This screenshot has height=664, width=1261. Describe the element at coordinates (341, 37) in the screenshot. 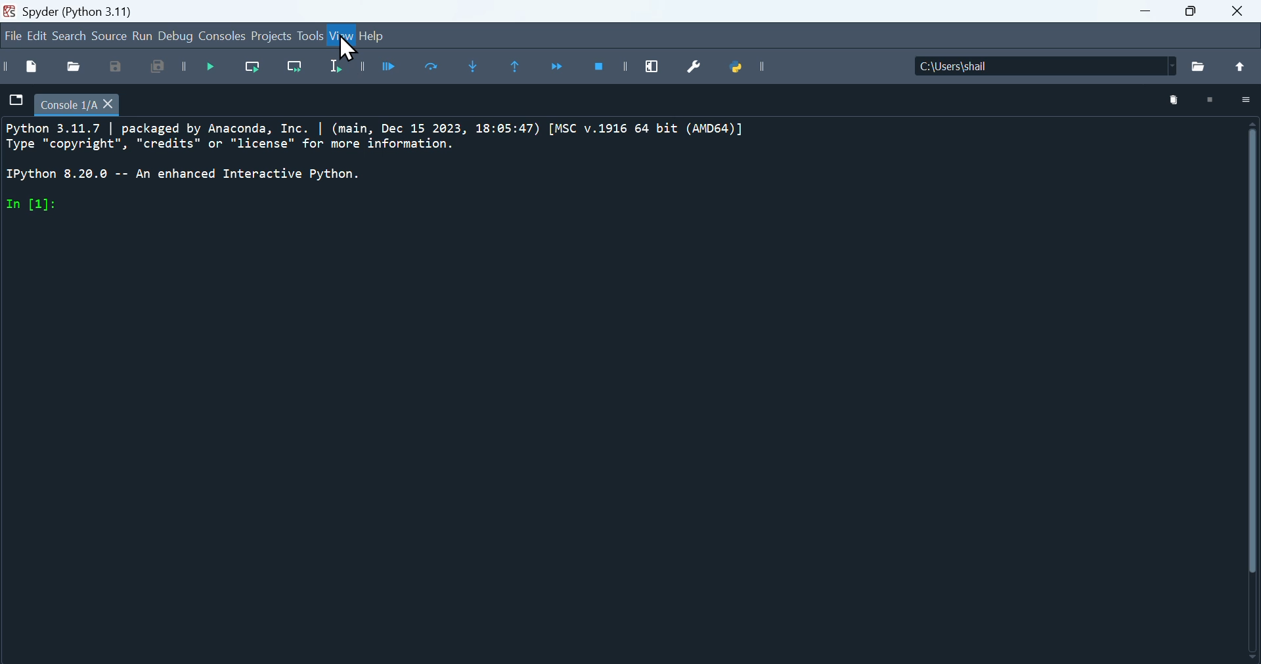

I see `view` at that location.